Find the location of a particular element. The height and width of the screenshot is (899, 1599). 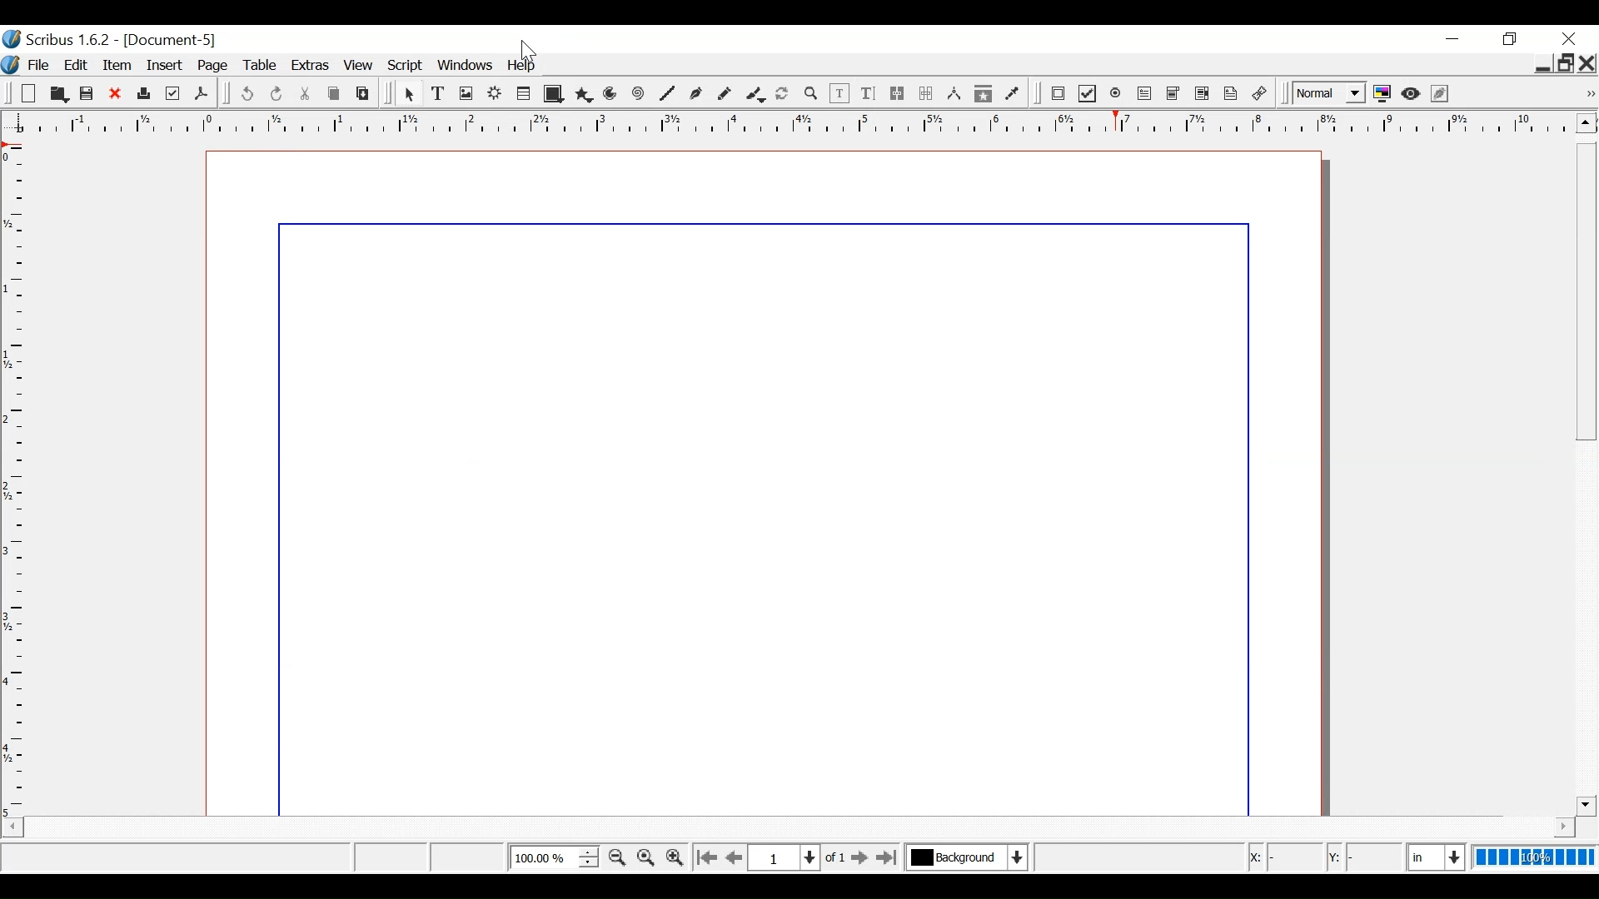

Vertical Scroll bar is located at coordinates (1586, 479).